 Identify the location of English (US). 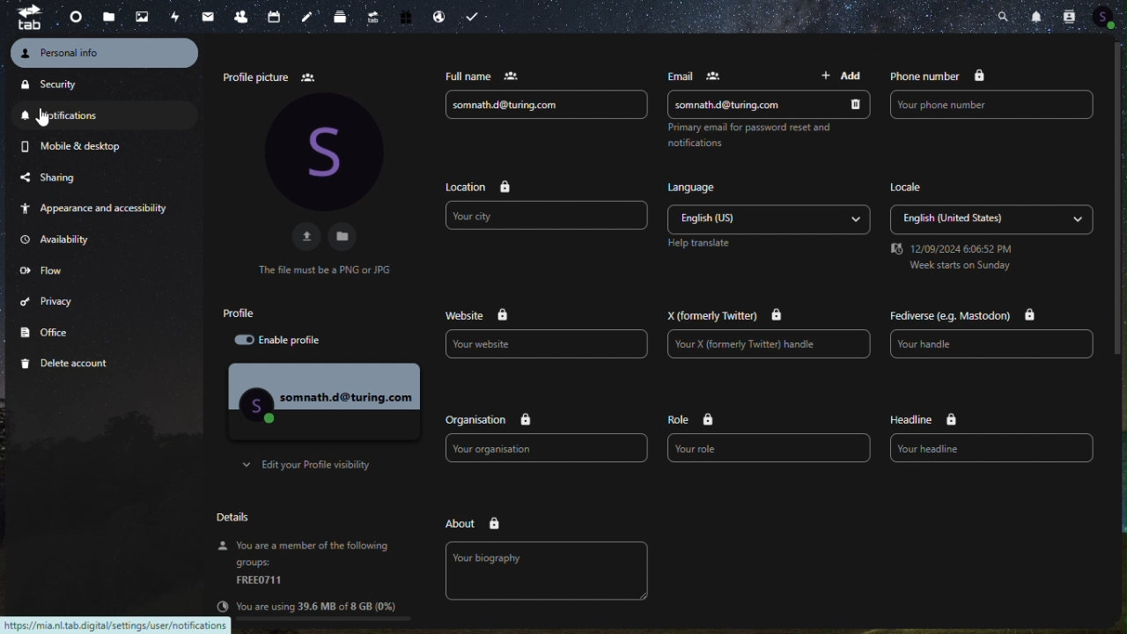
(770, 217).